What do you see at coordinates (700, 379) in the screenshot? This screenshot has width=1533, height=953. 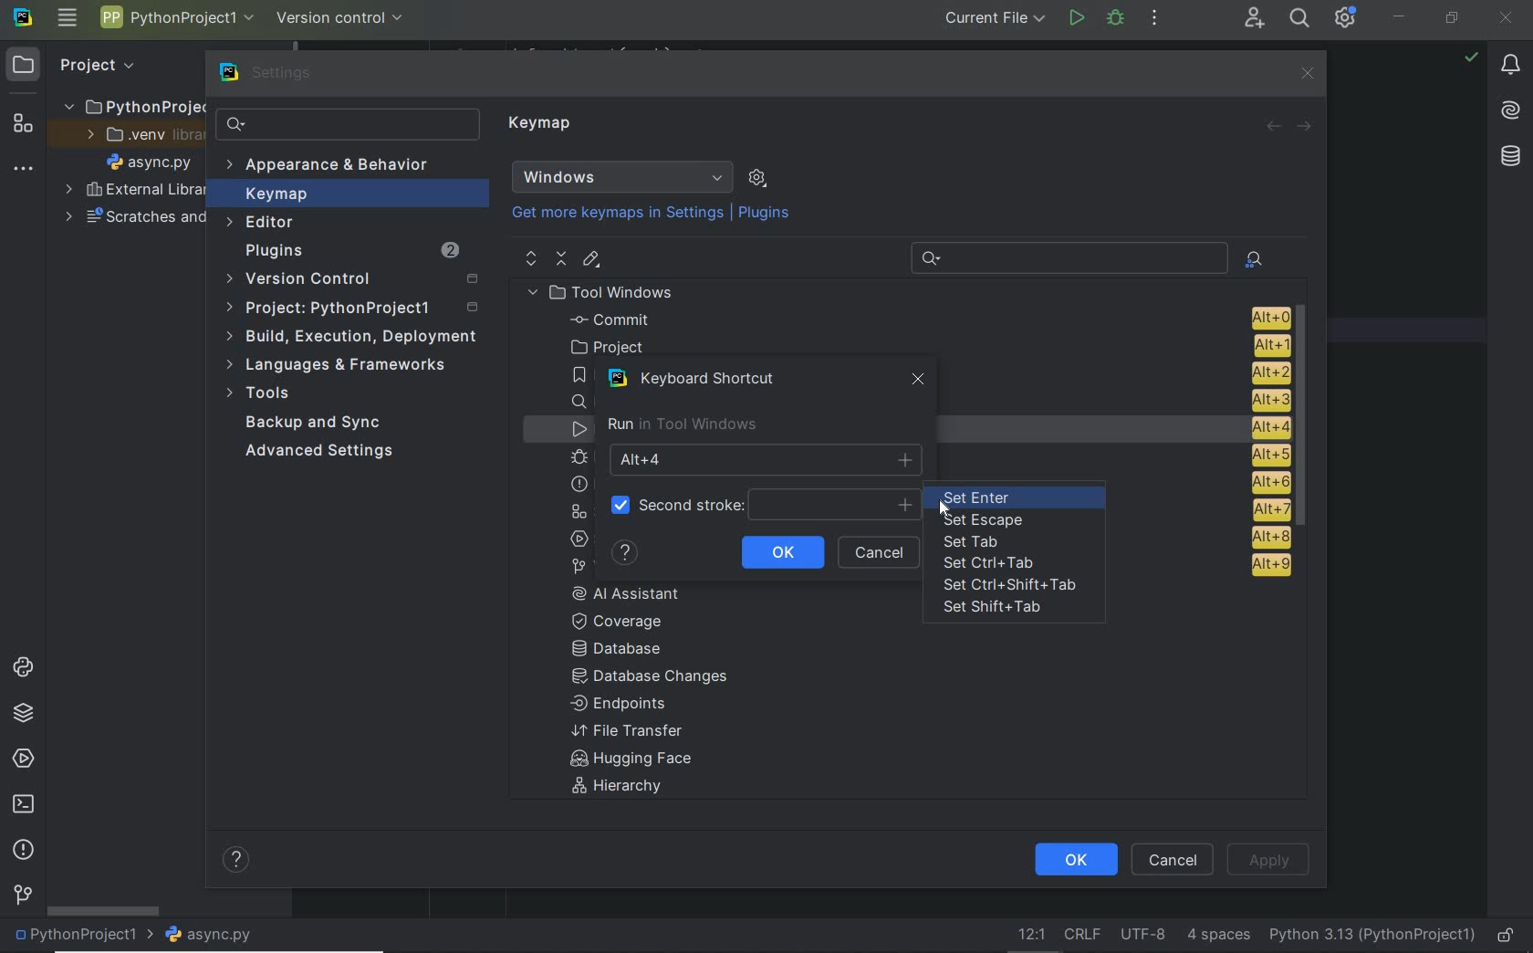 I see `Keyboard Shortcut` at bounding box center [700, 379].